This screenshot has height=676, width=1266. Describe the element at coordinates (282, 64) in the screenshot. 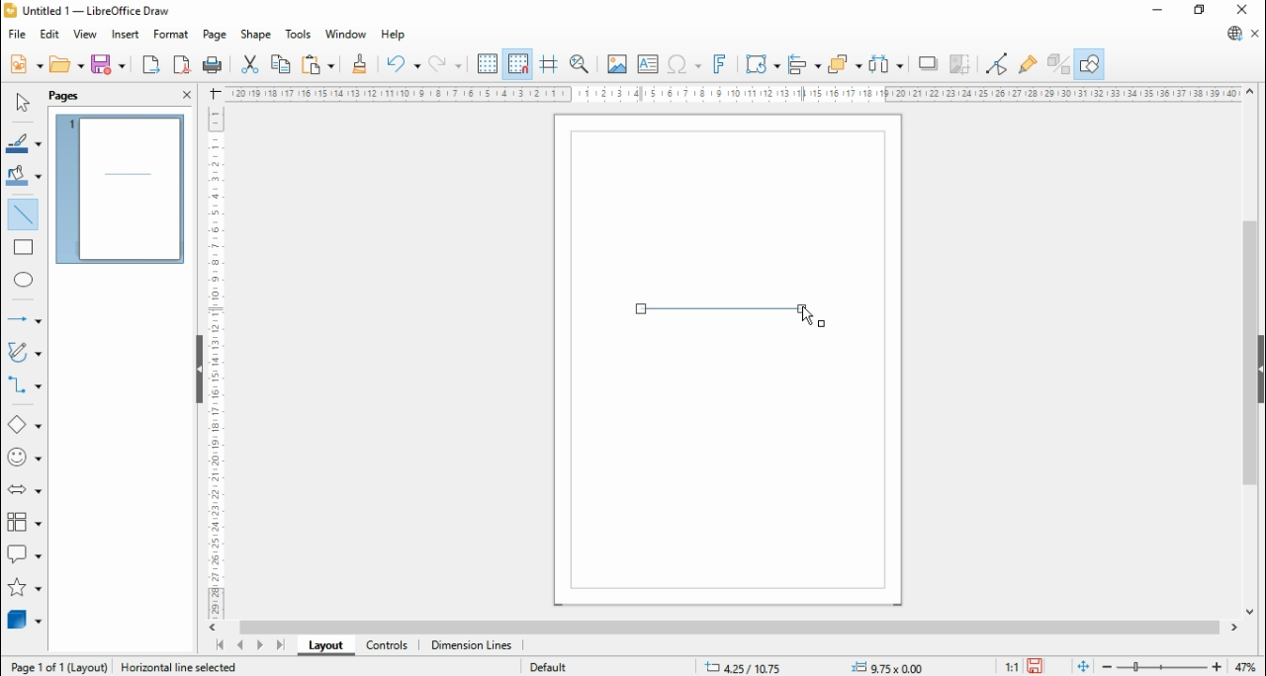

I see `copy` at that location.